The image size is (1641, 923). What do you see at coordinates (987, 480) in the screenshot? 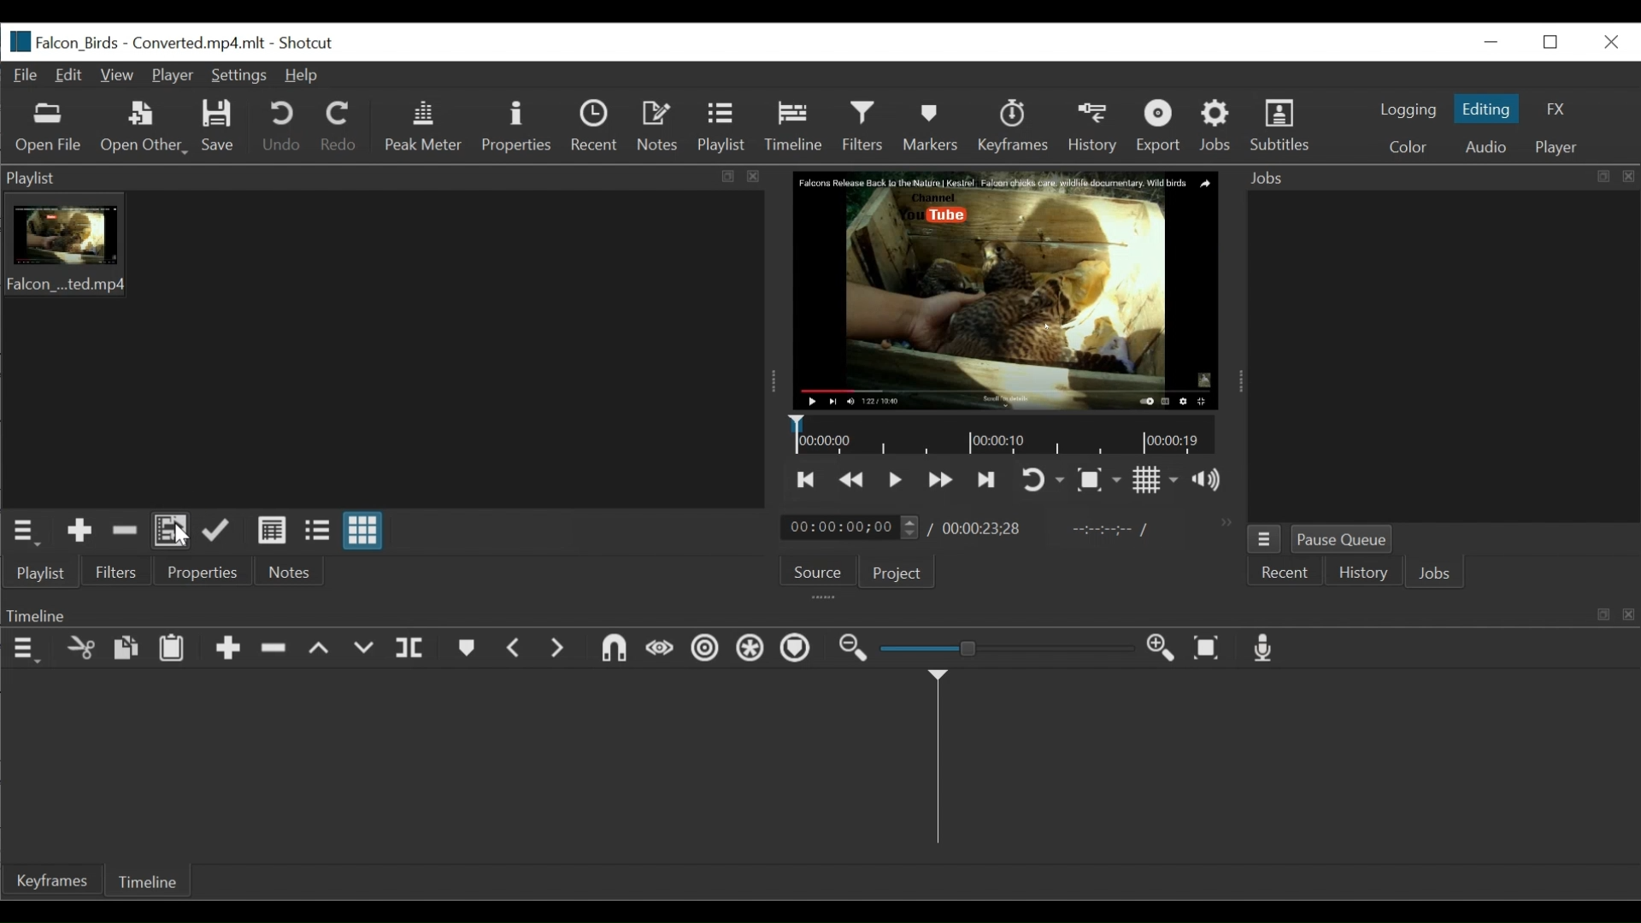
I see `Skip to the next point` at bounding box center [987, 480].